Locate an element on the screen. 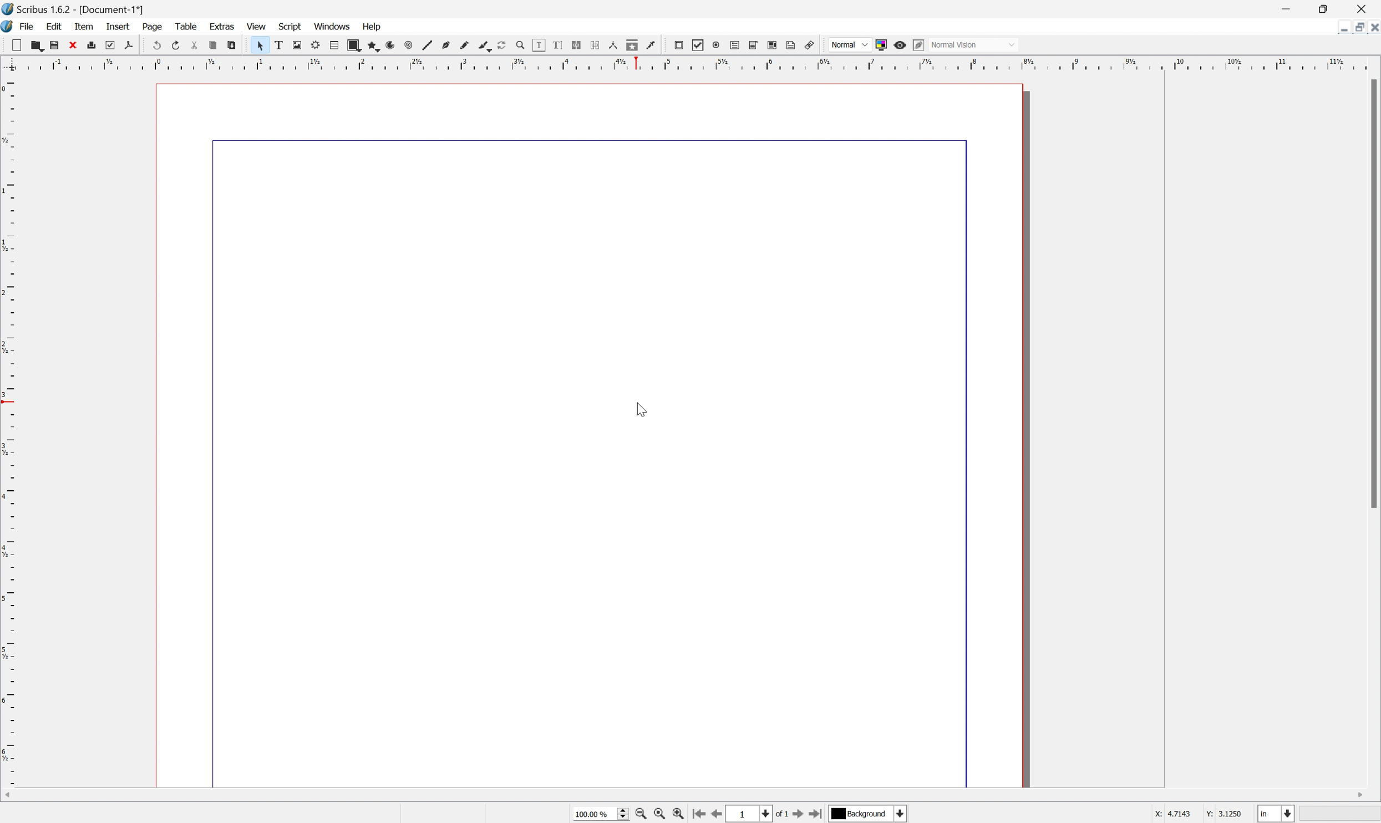  Minimize is located at coordinates (1342, 32).